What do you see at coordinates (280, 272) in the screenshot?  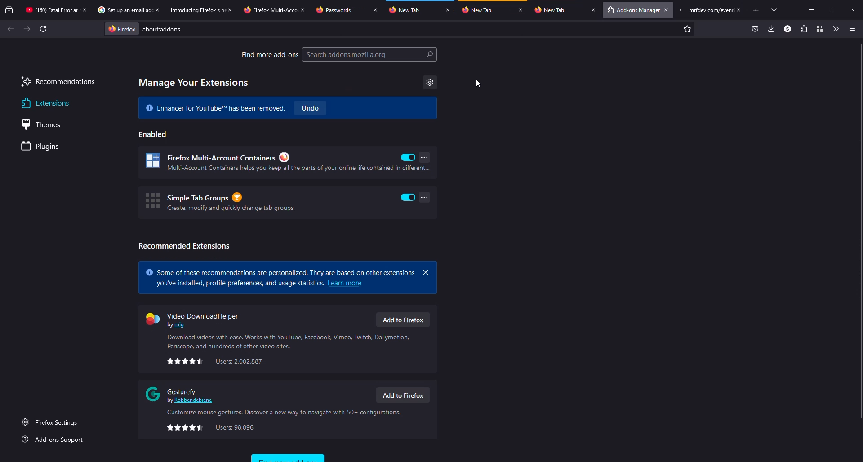 I see `learn more` at bounding box center [280, 272].